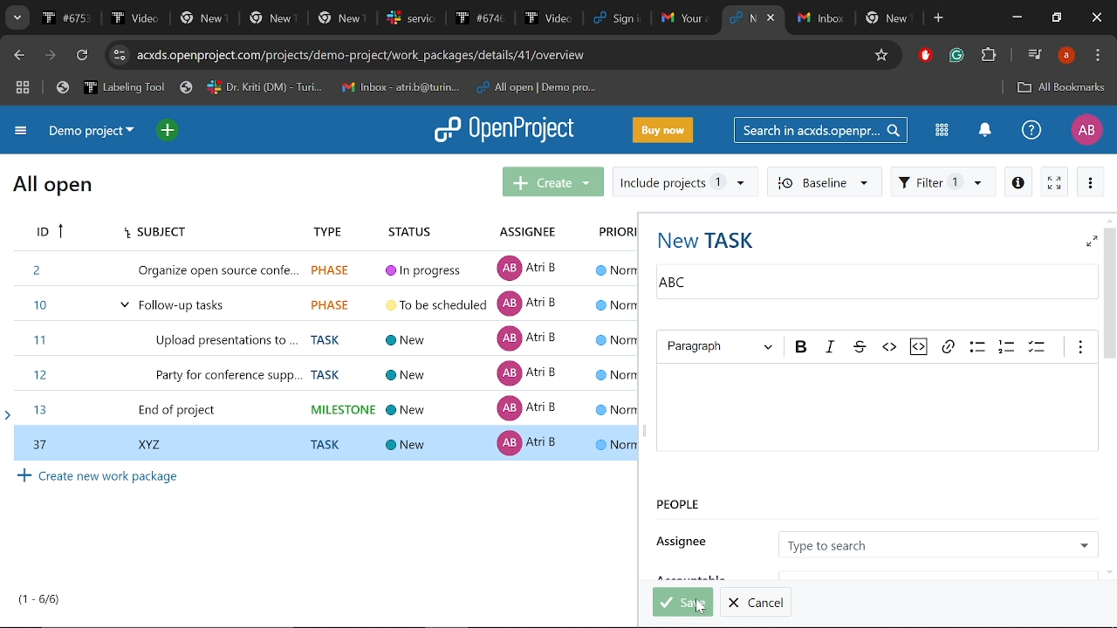 Image resolution: width=1117 pixels, height=628 pixels. I want to click on Save, so click(683, 602).